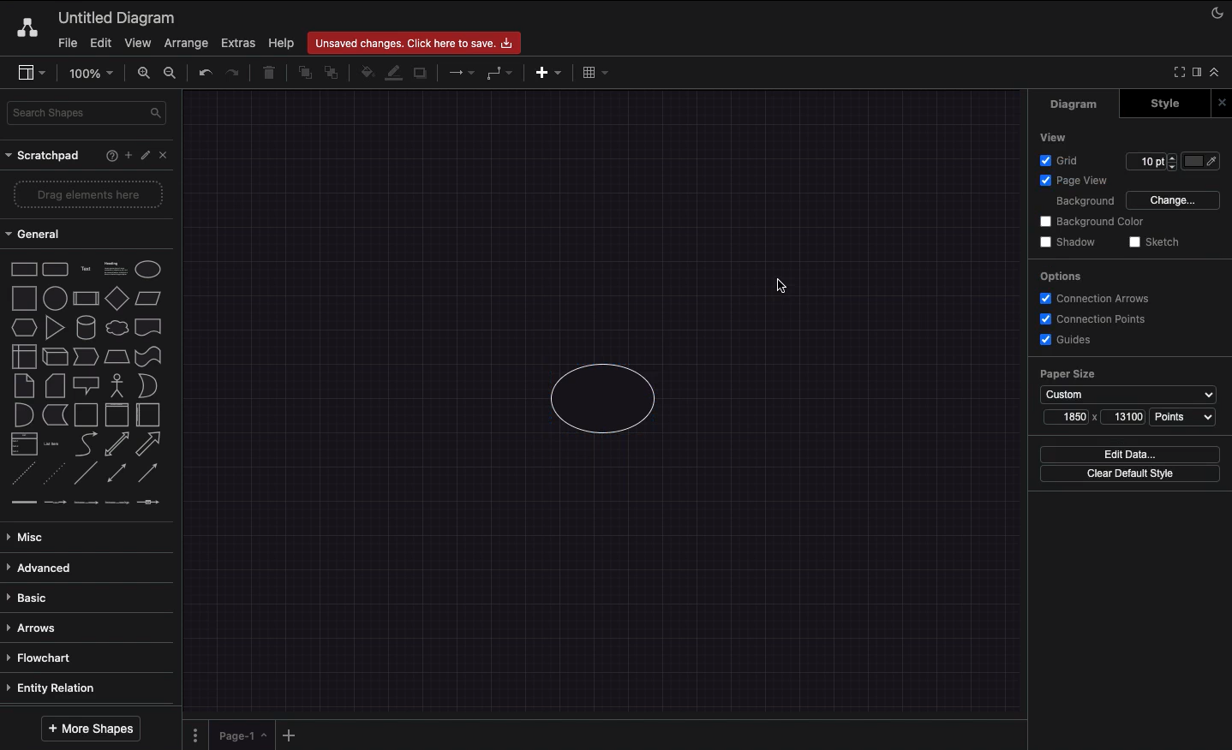  What do you see at coordinates (57, 444) in the screenshot?
I see `Item list` at bounding box center [57, 444].